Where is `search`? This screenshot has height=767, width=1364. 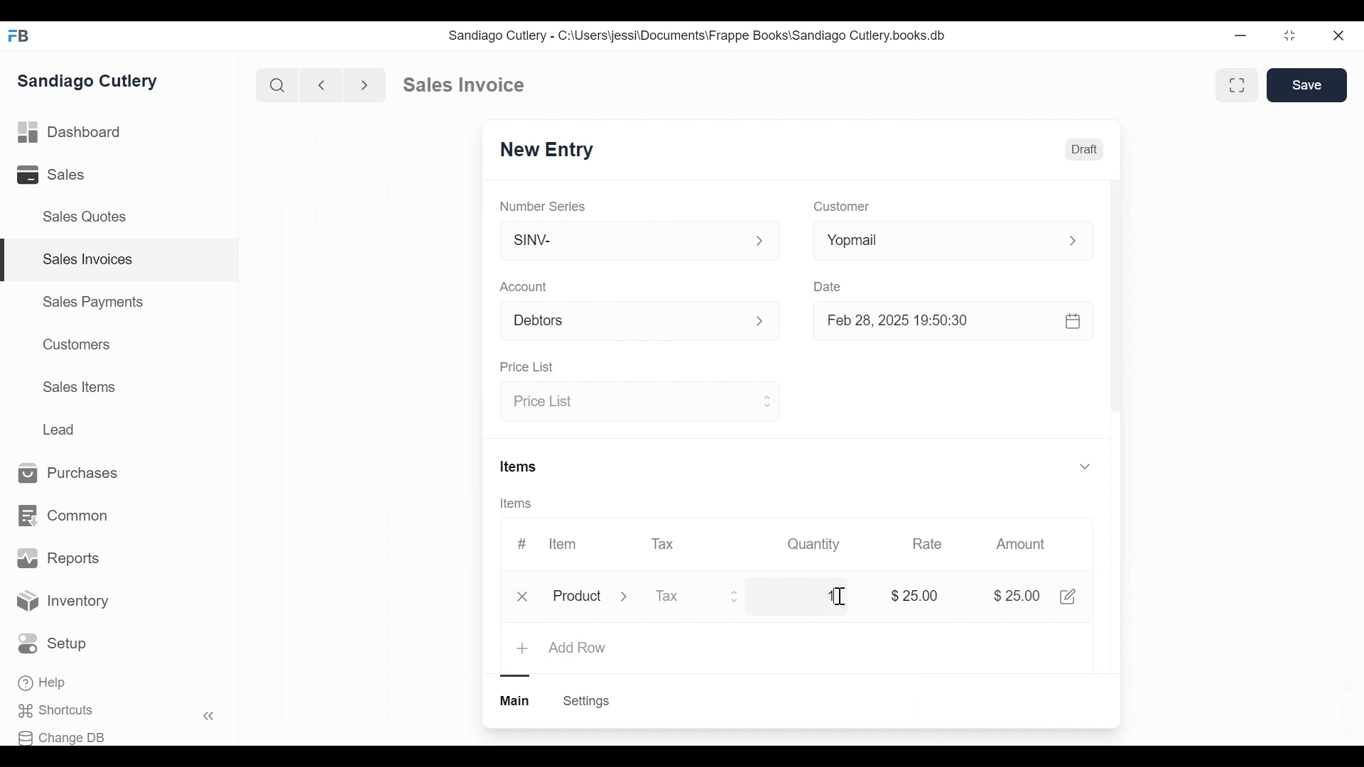 search is located at coordinates (278, 86).